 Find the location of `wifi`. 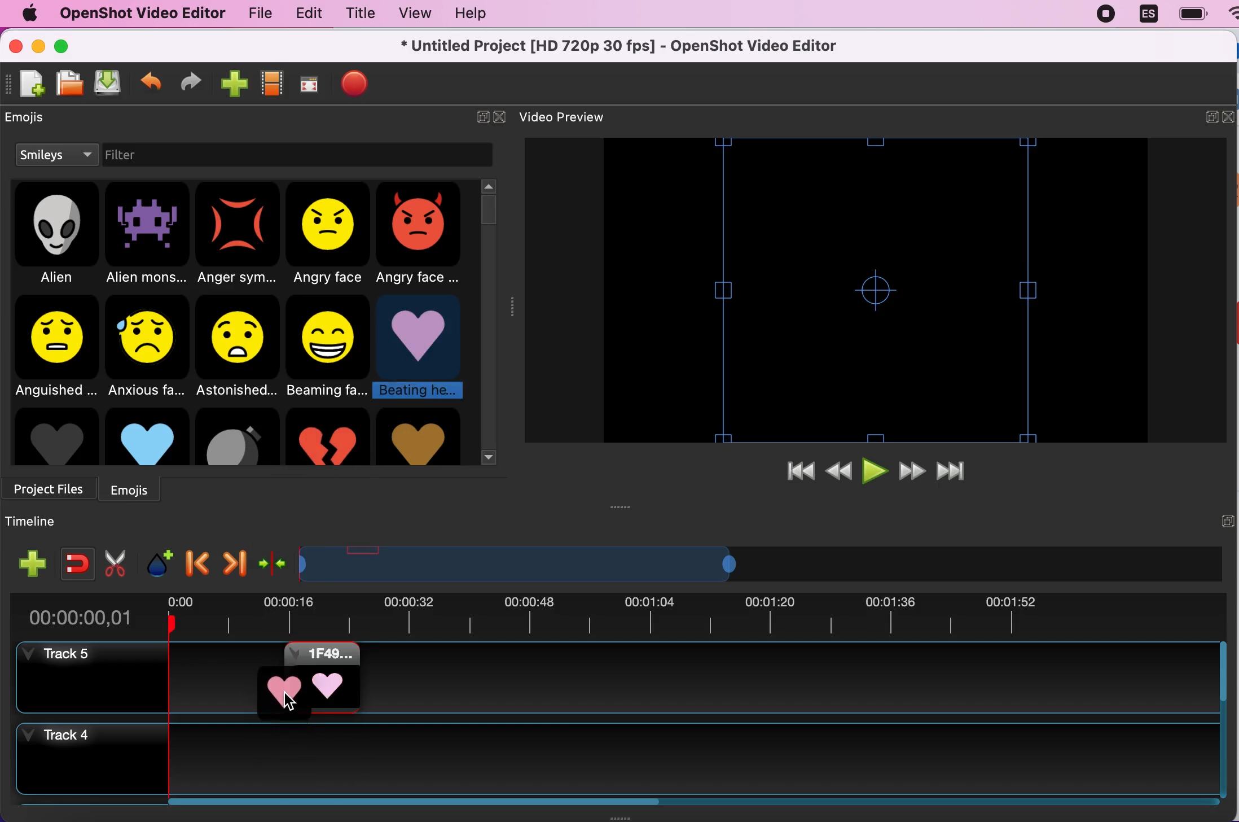

wifi is located at coordinates (1231, 19).